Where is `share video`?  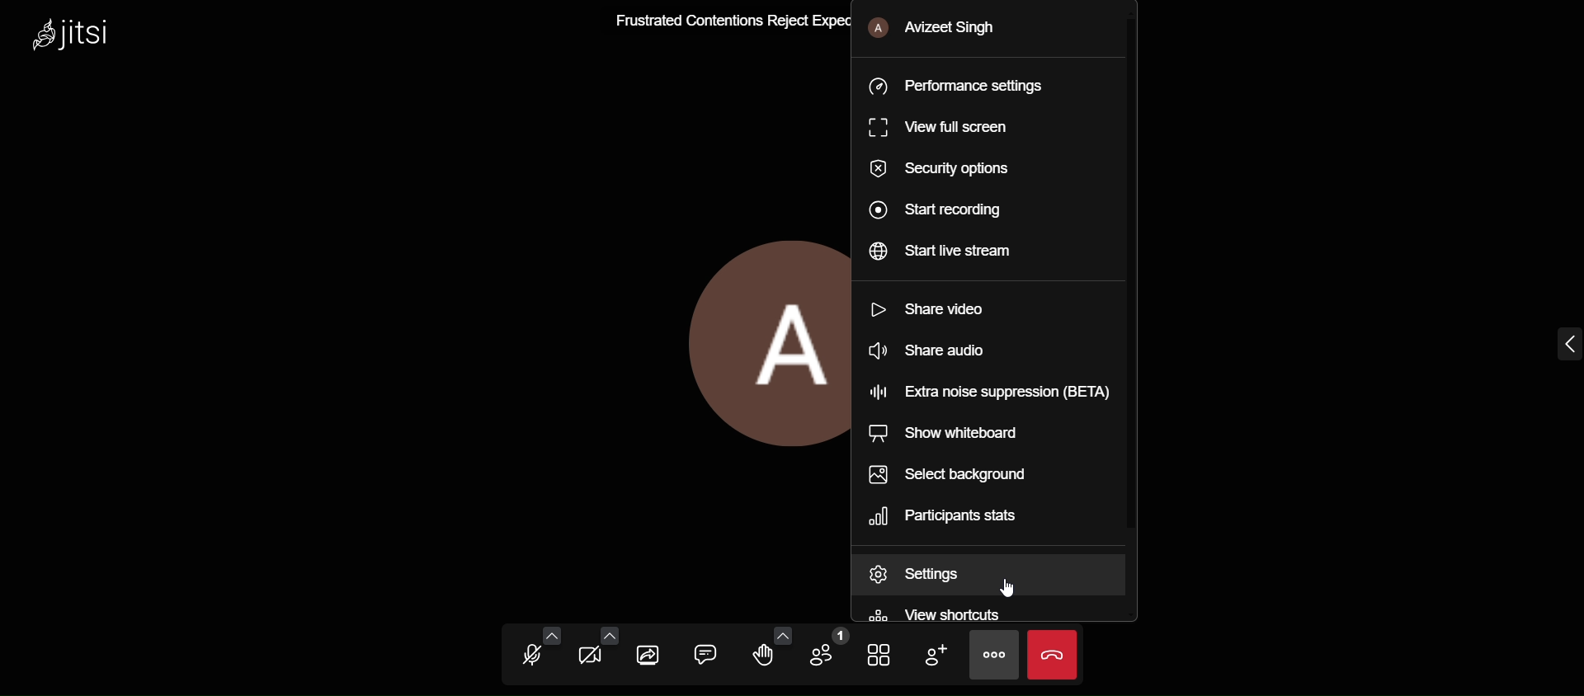
share video is located at coordinates (964, 313).